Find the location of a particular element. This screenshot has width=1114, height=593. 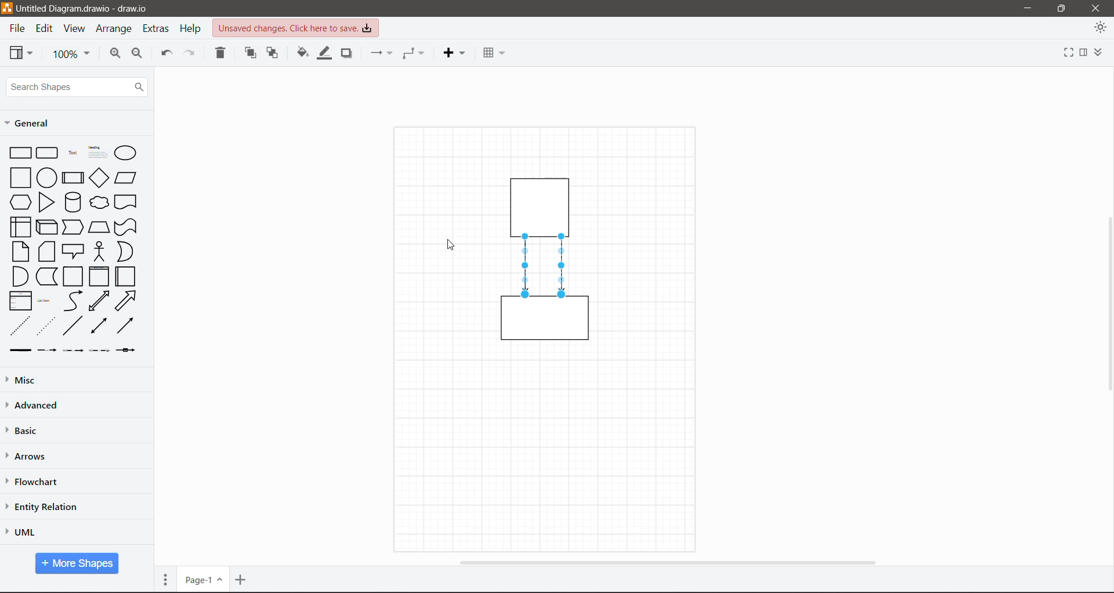

File is located at coordinates (16, 29).